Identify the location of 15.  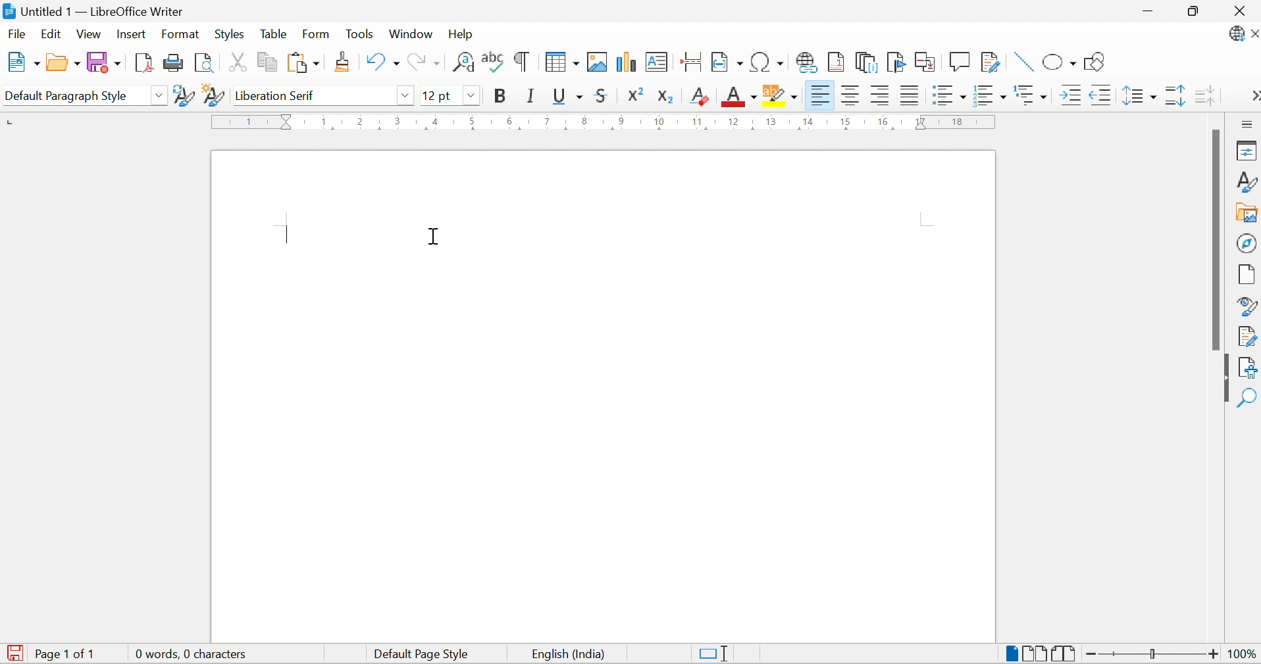
(846, 122).